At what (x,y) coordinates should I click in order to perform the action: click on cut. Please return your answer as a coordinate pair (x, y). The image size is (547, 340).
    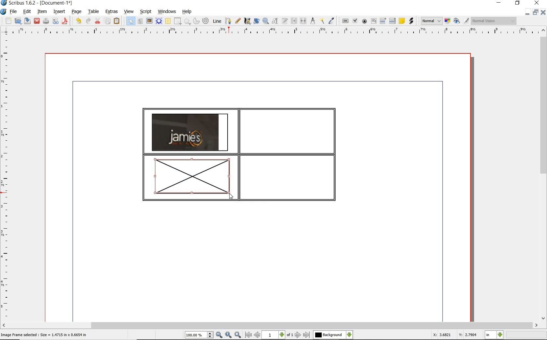
    Looking at the image, I should click on (98, 21).